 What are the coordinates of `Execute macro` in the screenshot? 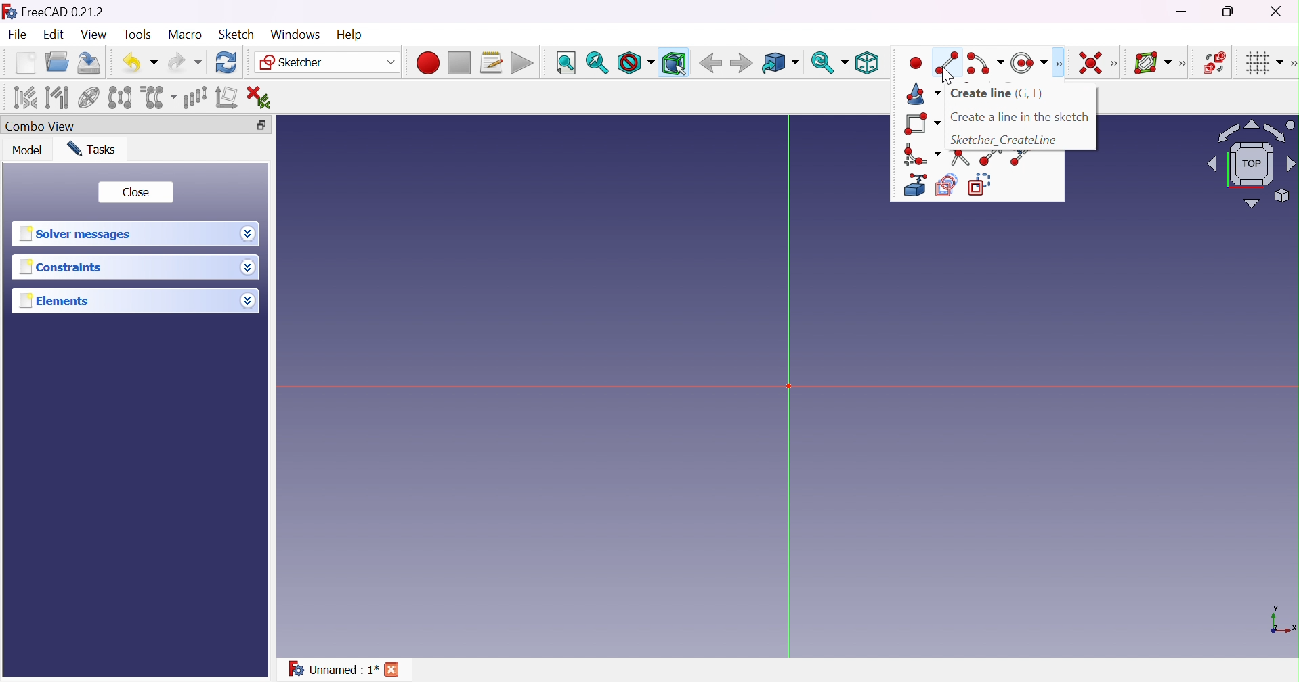 It's located at (522, 63).